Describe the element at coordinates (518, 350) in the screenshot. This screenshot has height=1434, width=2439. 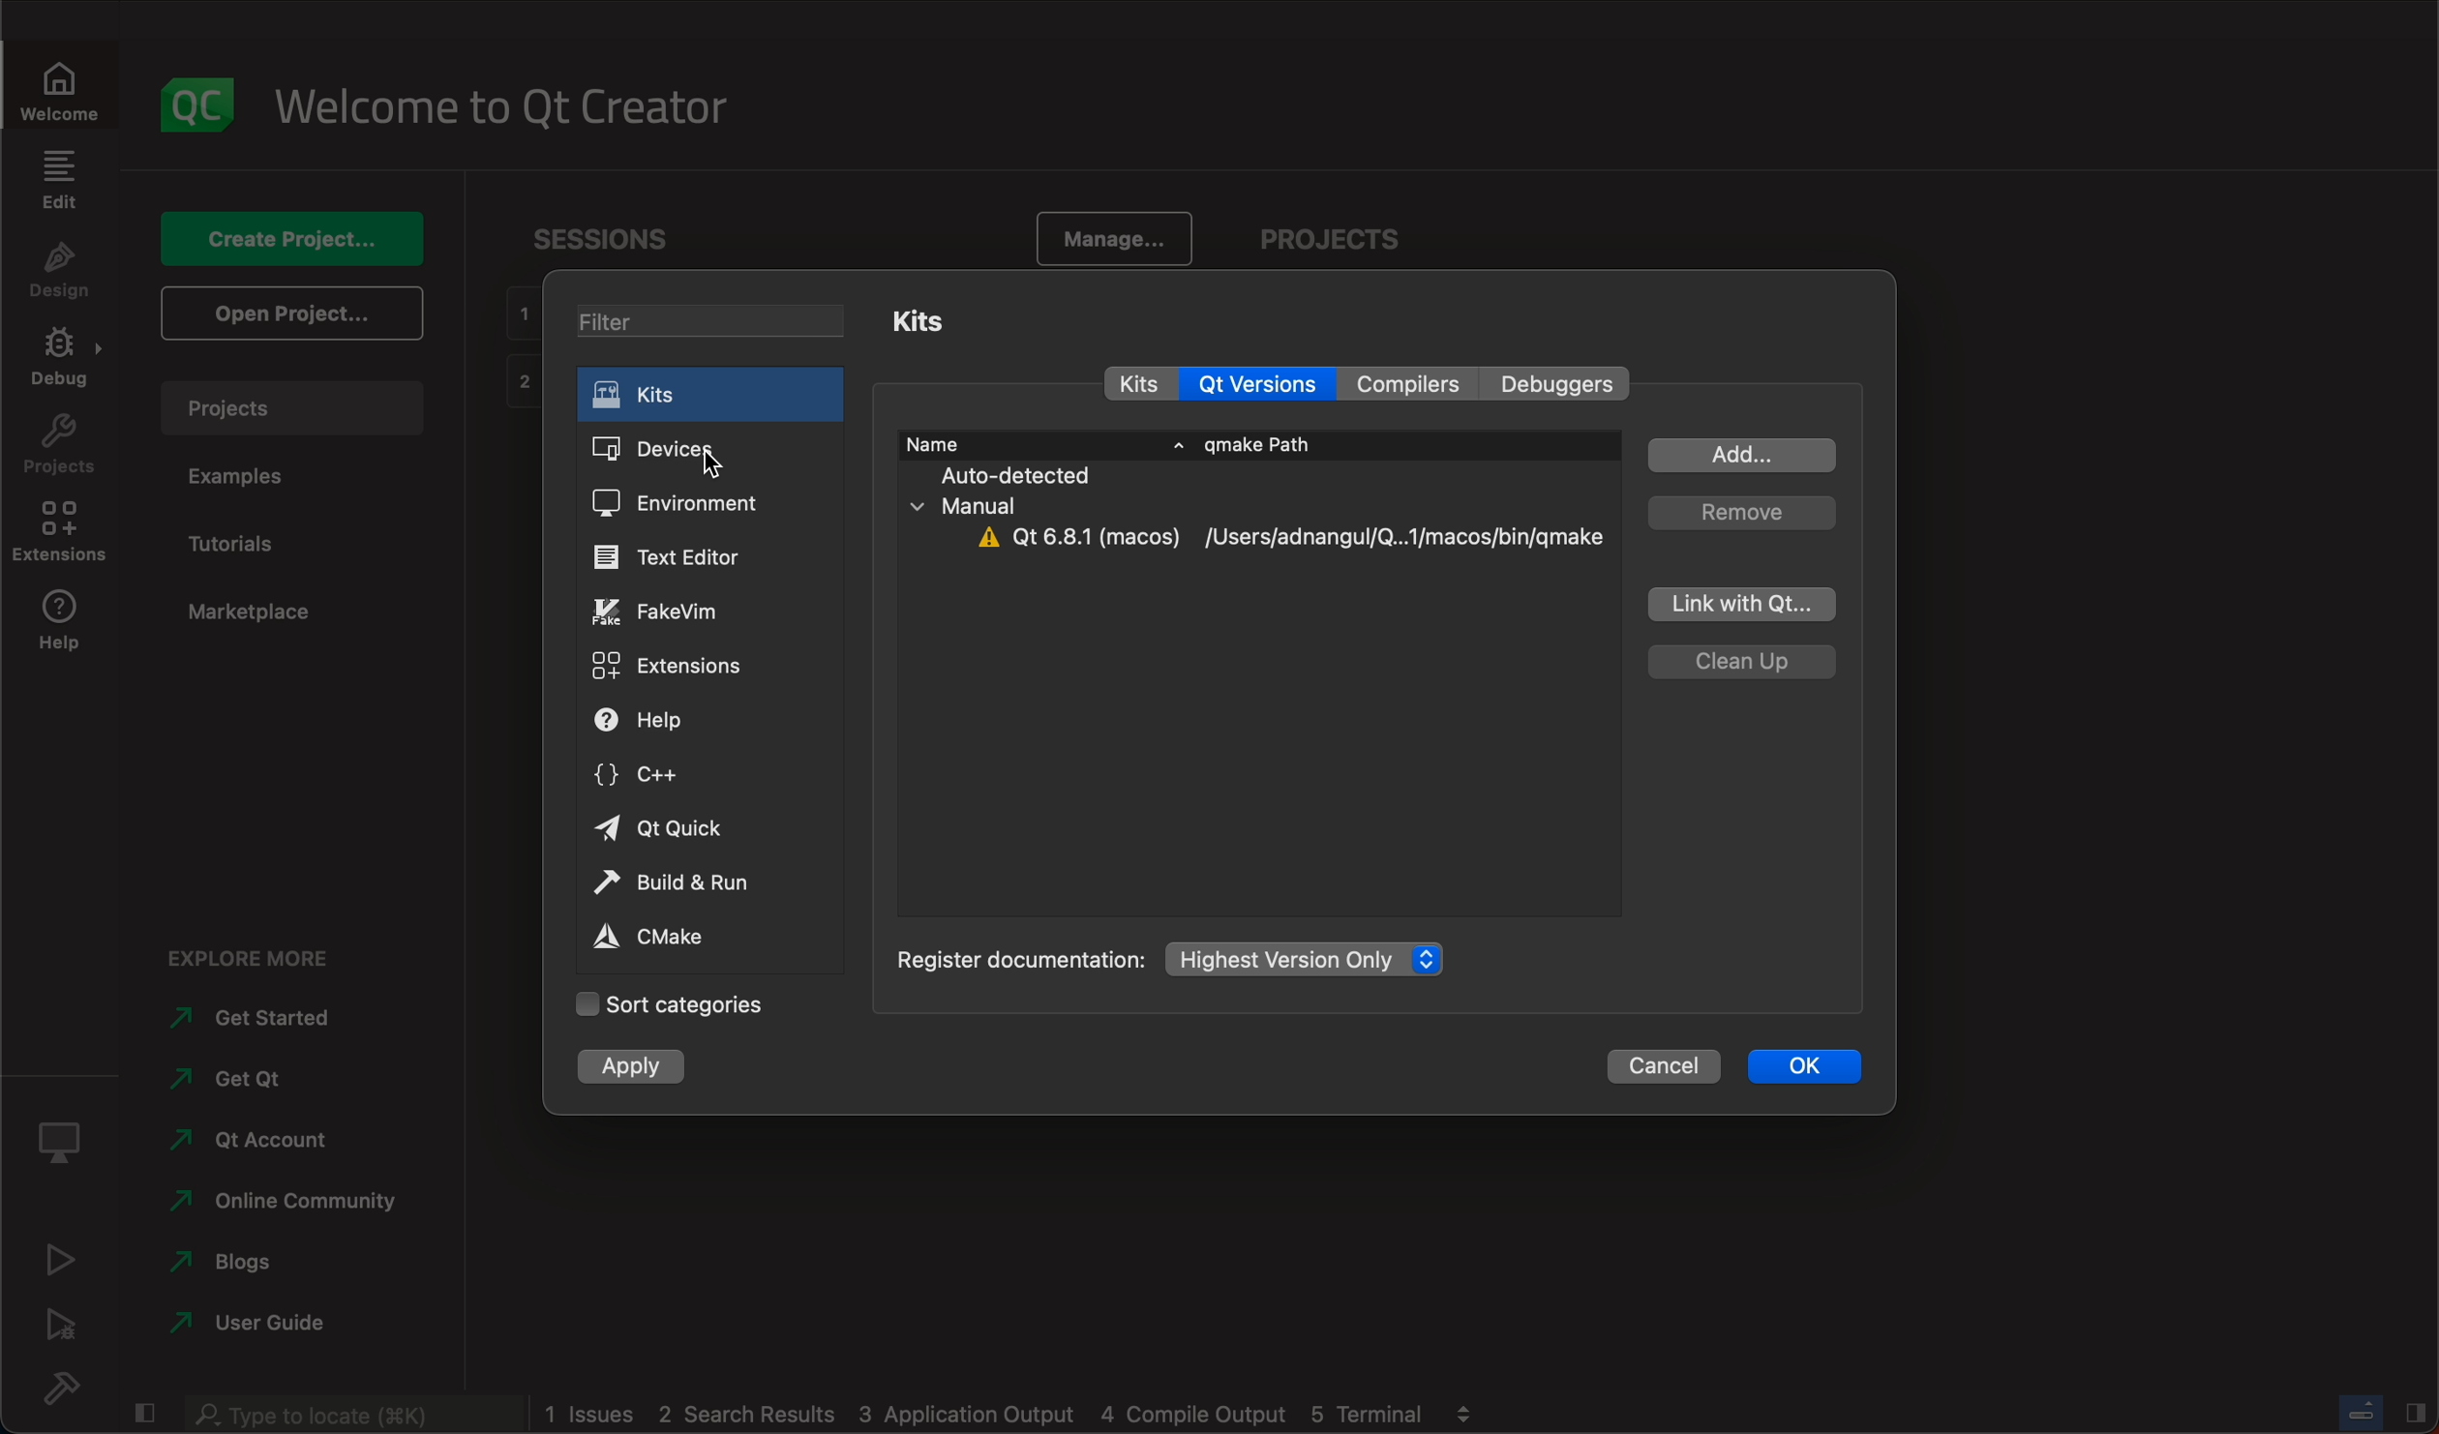
I see `1 2` at that location.